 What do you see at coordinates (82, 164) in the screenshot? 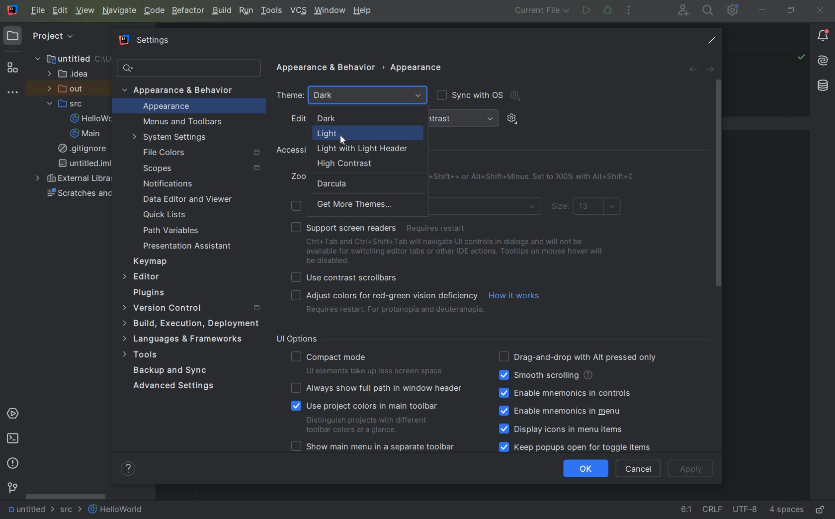
I see `UNTITLED.iml` at bounding box center [82, 164].